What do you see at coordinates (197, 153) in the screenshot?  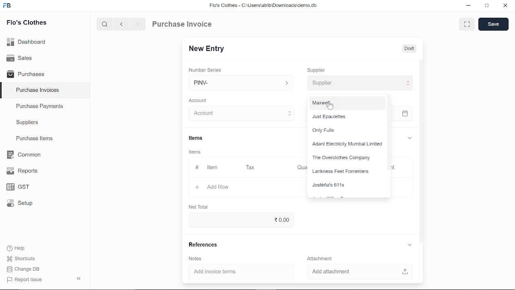 I see `Items` at bounding box center [197, 153].